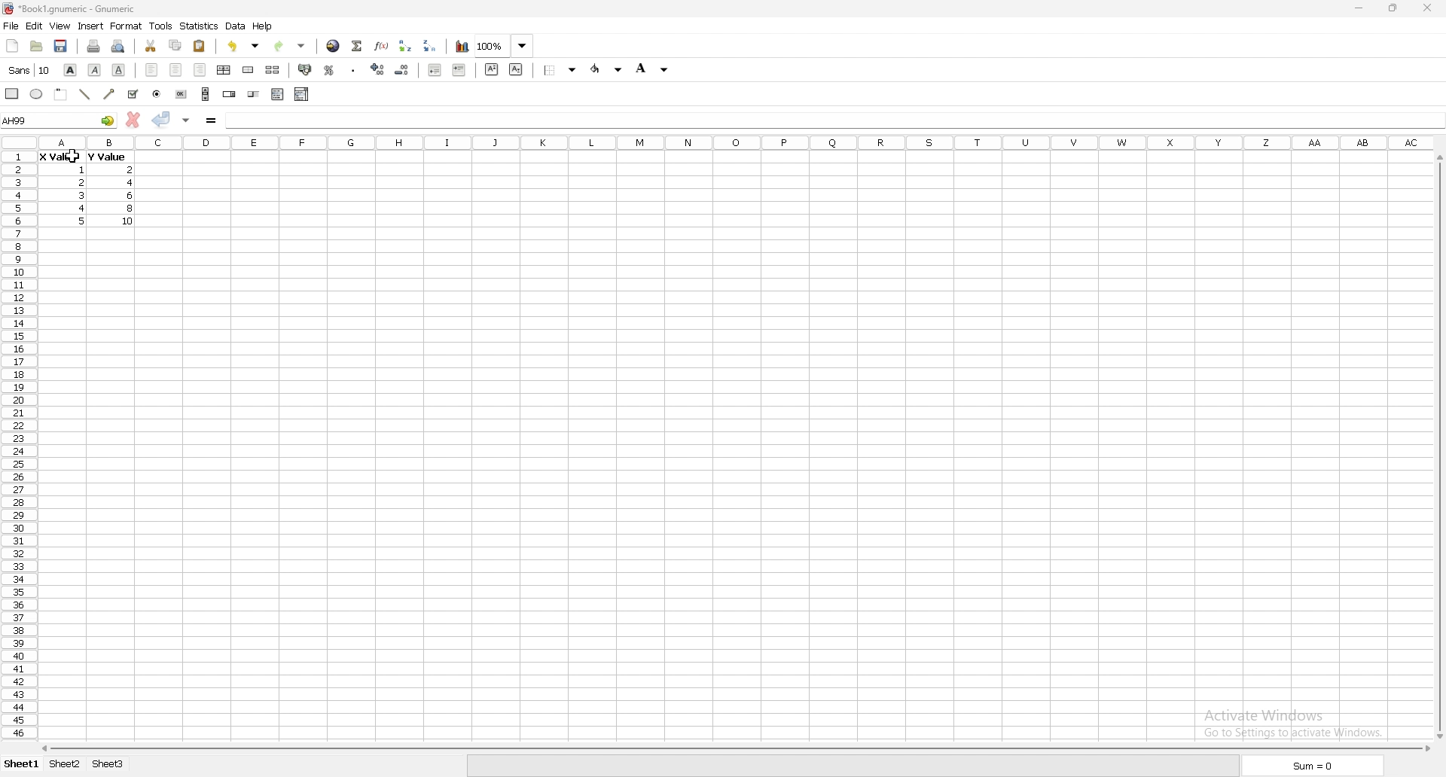 The image size is (1446, 777). Describe the element at coordinates (176, 69) in the screenshot. I see `centre` at that location.